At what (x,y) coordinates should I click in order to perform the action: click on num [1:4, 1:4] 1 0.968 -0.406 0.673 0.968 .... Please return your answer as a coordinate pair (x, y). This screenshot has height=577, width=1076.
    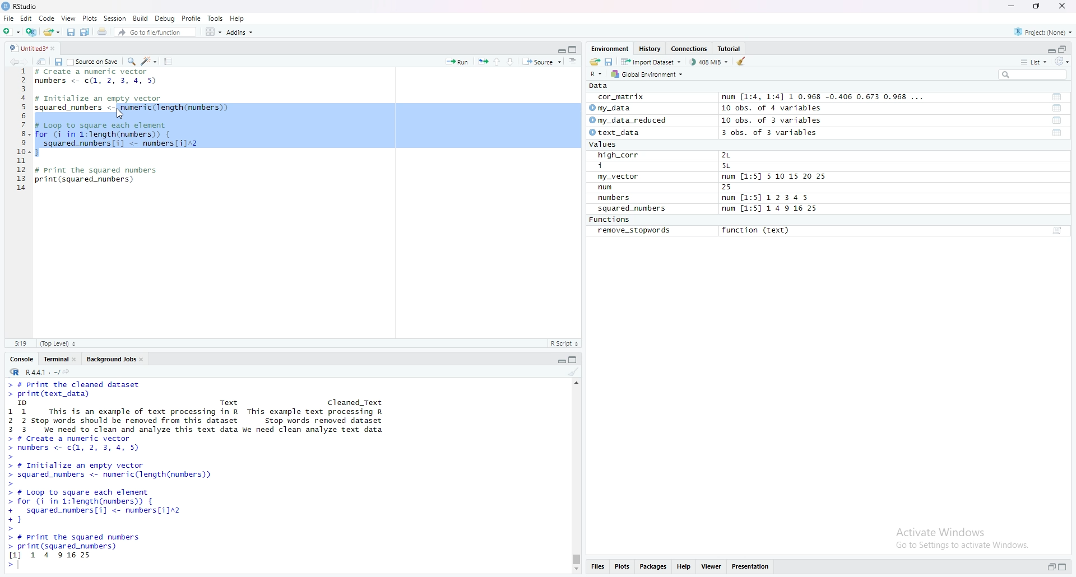
    Looking at the image, I should click on (824, 97).